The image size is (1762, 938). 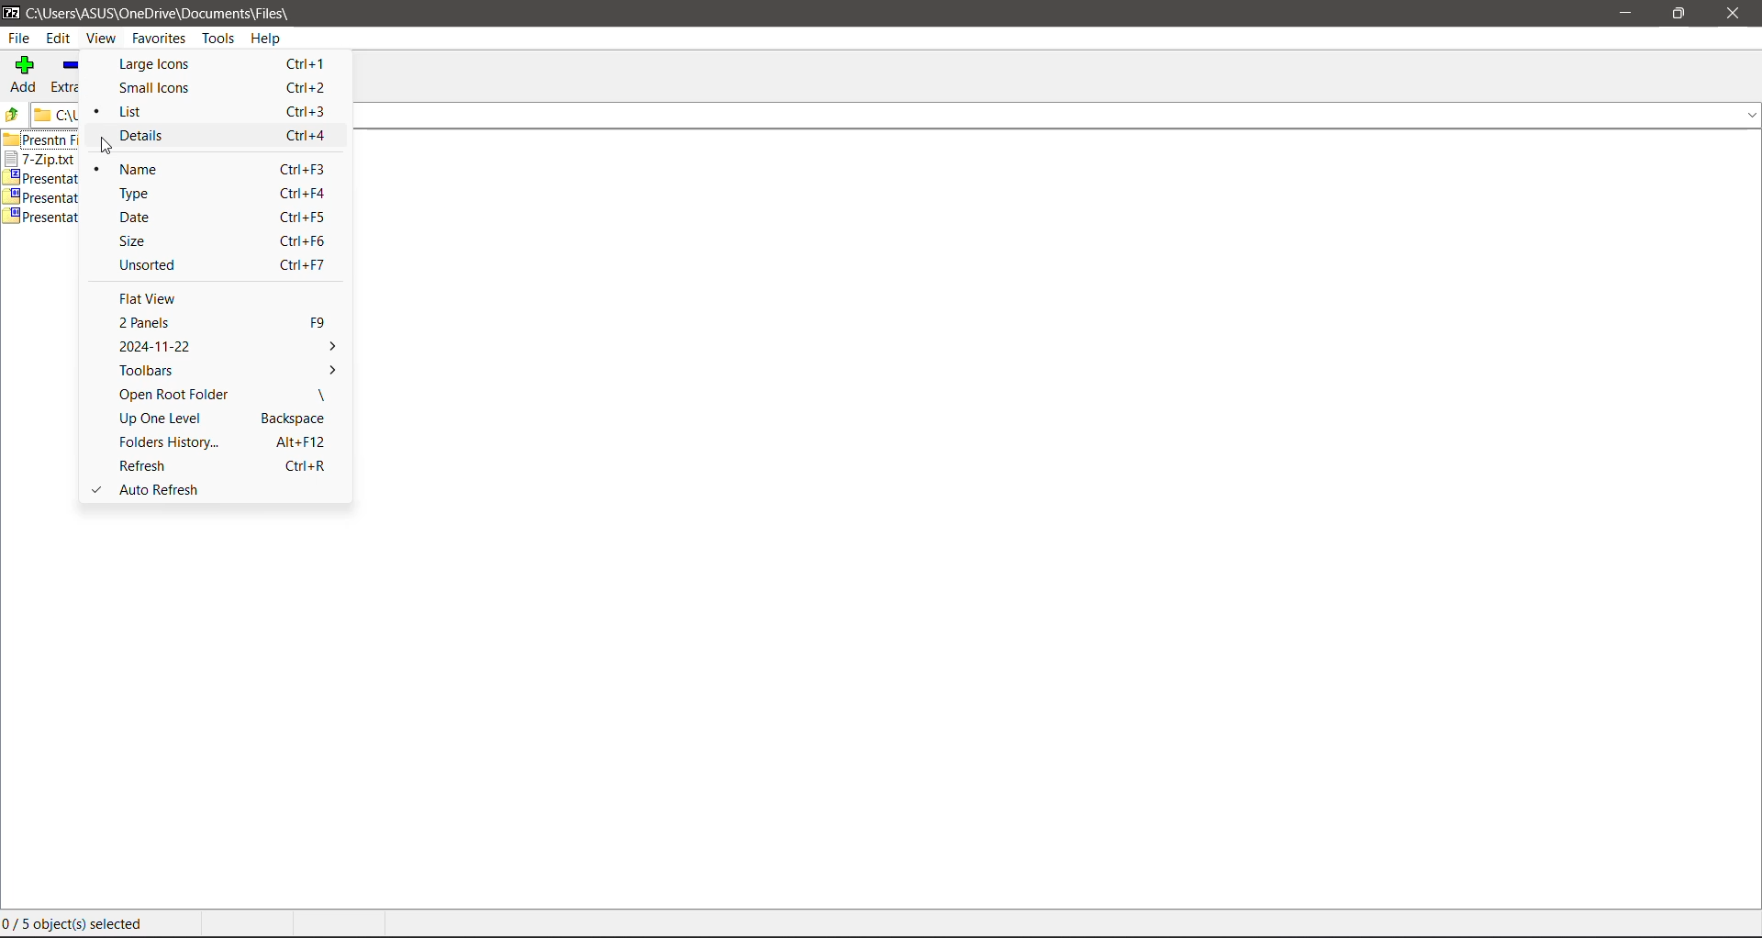 What do you see at coordinates (223, 396) in the screenshot?
I see `Open Root Folder` at bounding box center [223, 396].